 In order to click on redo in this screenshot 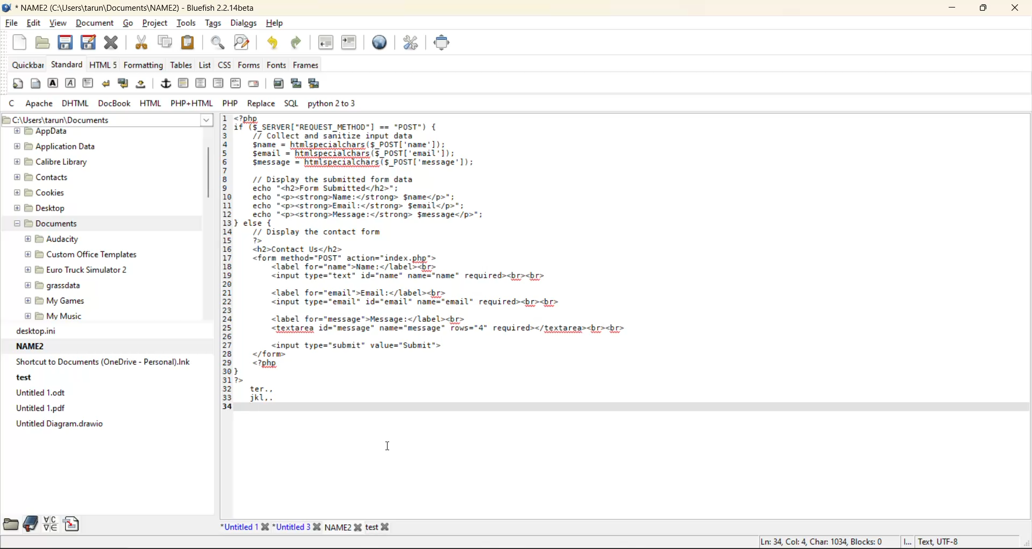, I will do `click(302, 42)`.